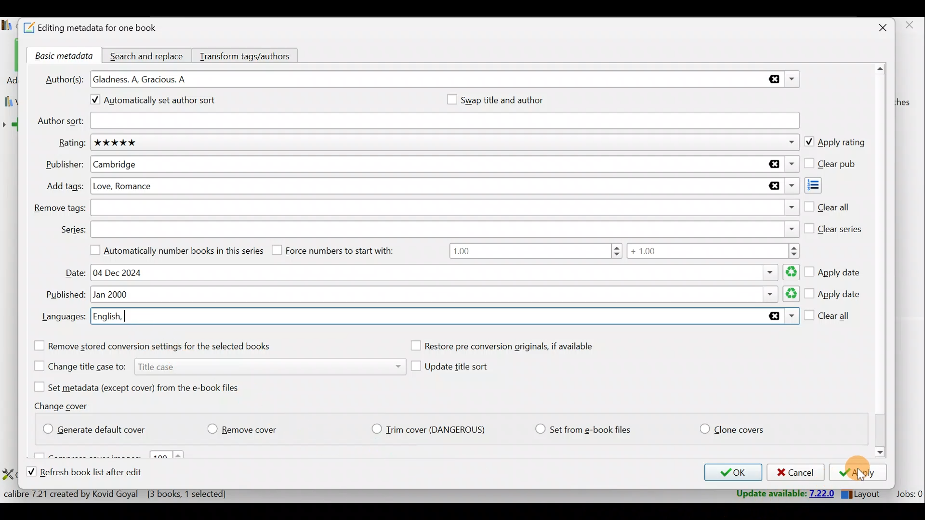 The height and width of the screenshot is (520, 925). I want to click on Generate default cover, so click(99, 428).